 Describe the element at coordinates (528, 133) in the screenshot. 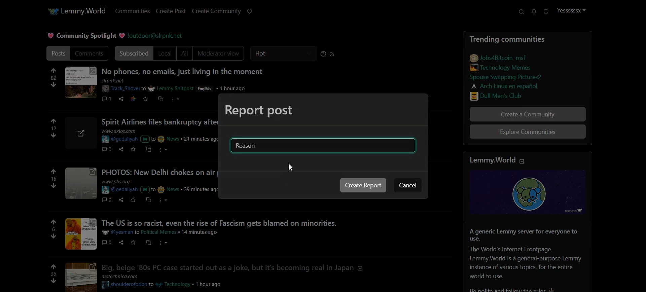

I see `Explore Communities` at that location.